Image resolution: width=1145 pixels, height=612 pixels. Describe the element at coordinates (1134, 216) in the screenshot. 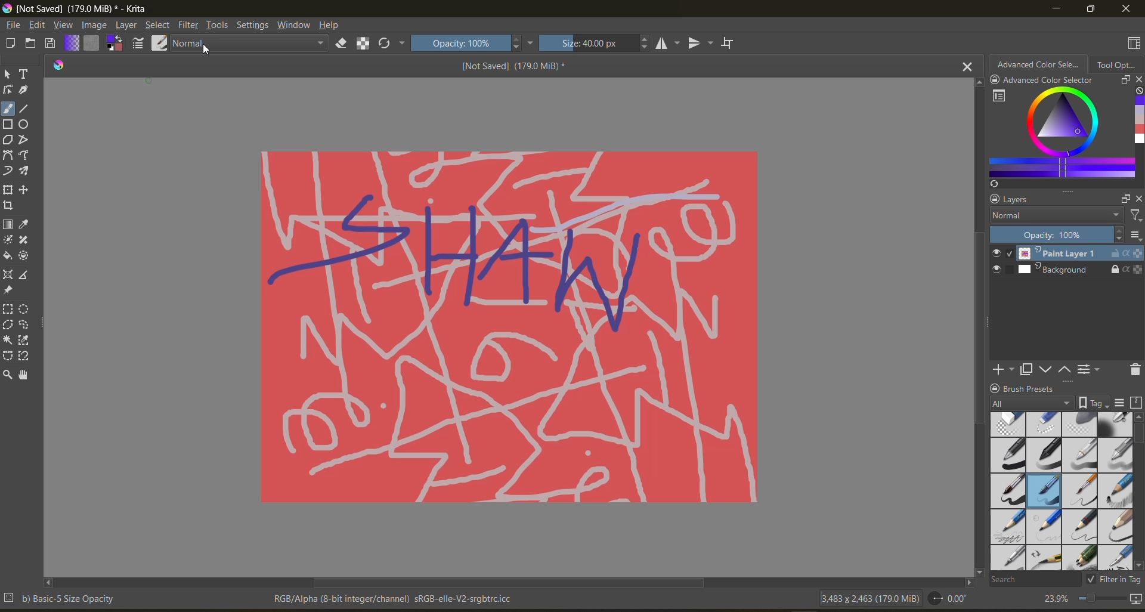

I see `filters` at that location.